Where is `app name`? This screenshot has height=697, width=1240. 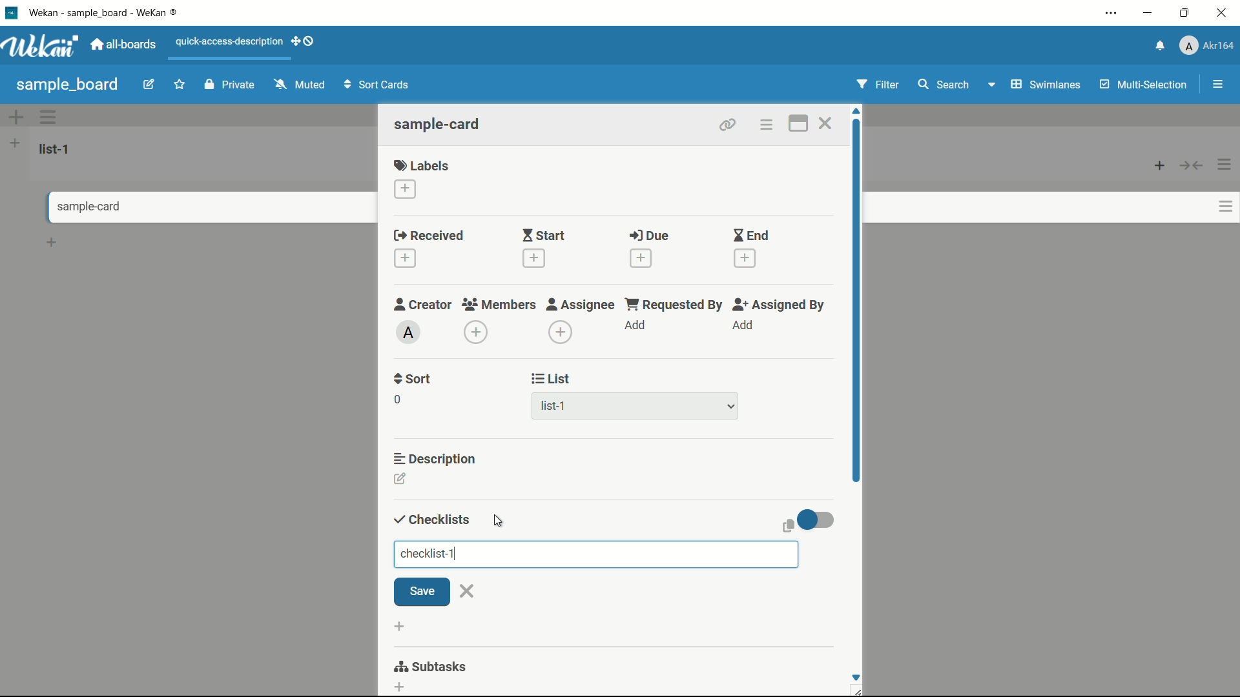
app name is located at coordinates (105, 12).